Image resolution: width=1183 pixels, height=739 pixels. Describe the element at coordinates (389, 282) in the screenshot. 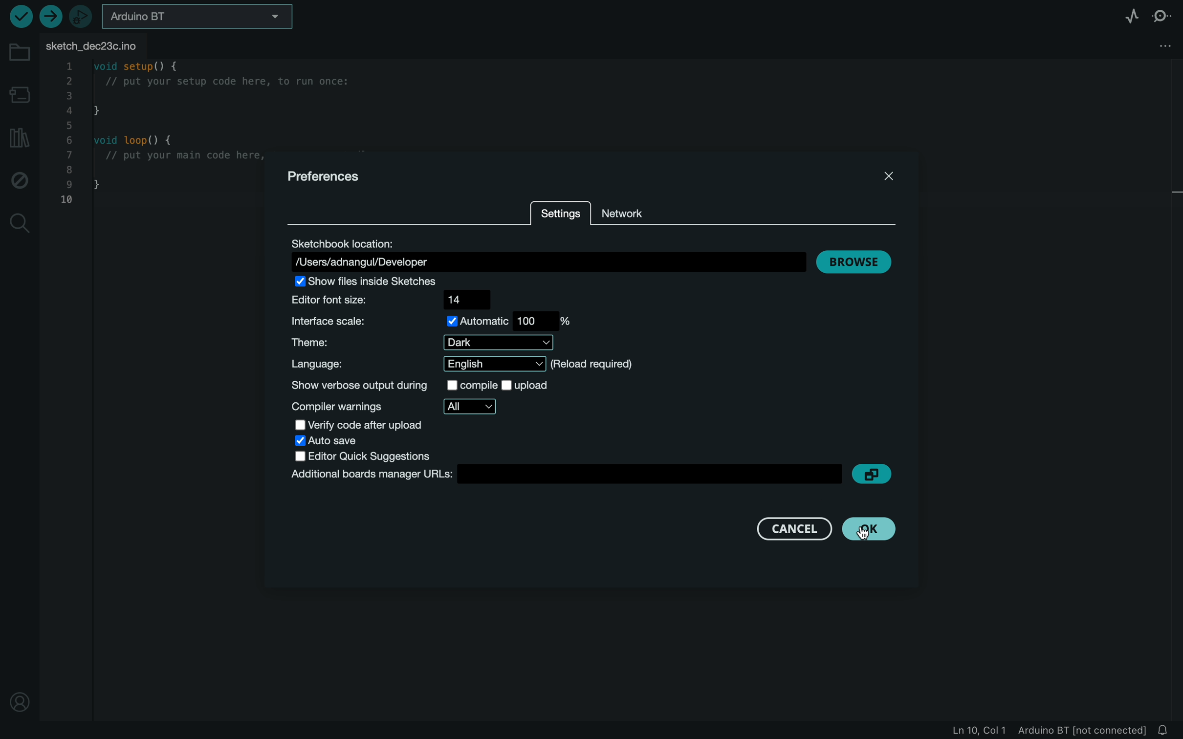

I see `show file` at that location.